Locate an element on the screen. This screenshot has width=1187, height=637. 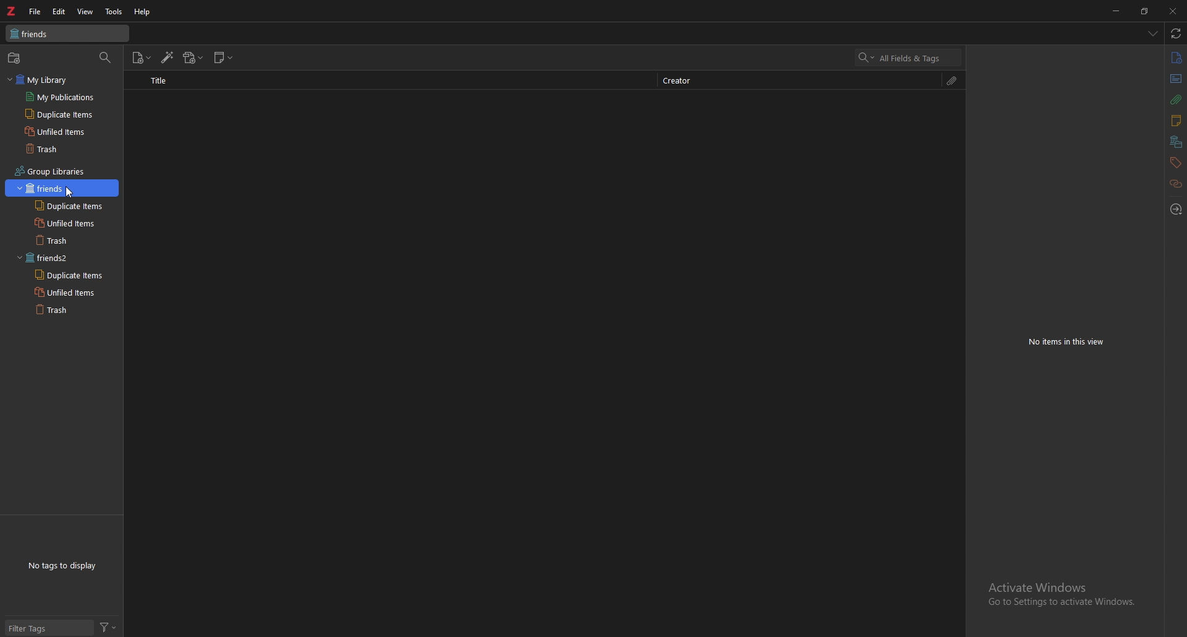
add attachment is located at coordinates (193, 58).